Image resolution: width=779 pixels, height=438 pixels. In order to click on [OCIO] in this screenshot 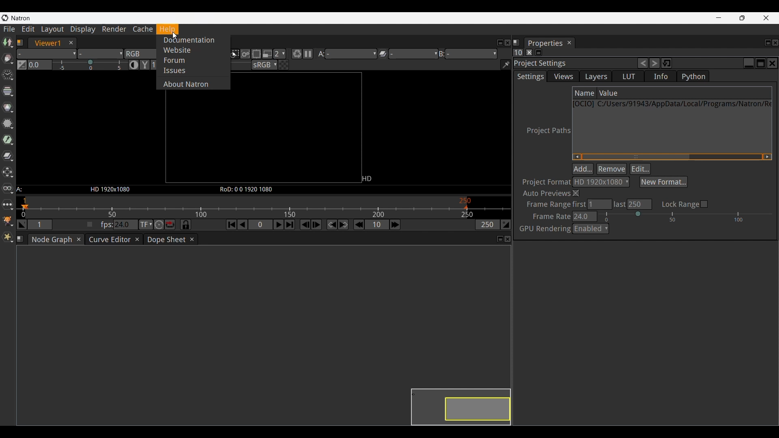, I will do `click(584, 105)`.